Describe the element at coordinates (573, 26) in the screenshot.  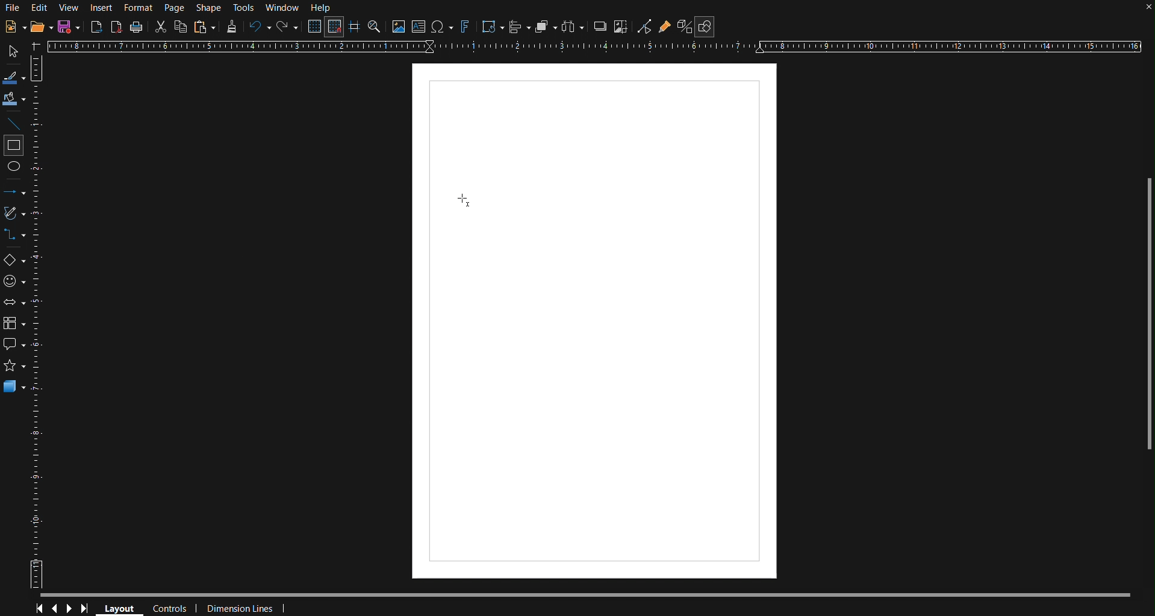
I see `Distribute objects` at that location.